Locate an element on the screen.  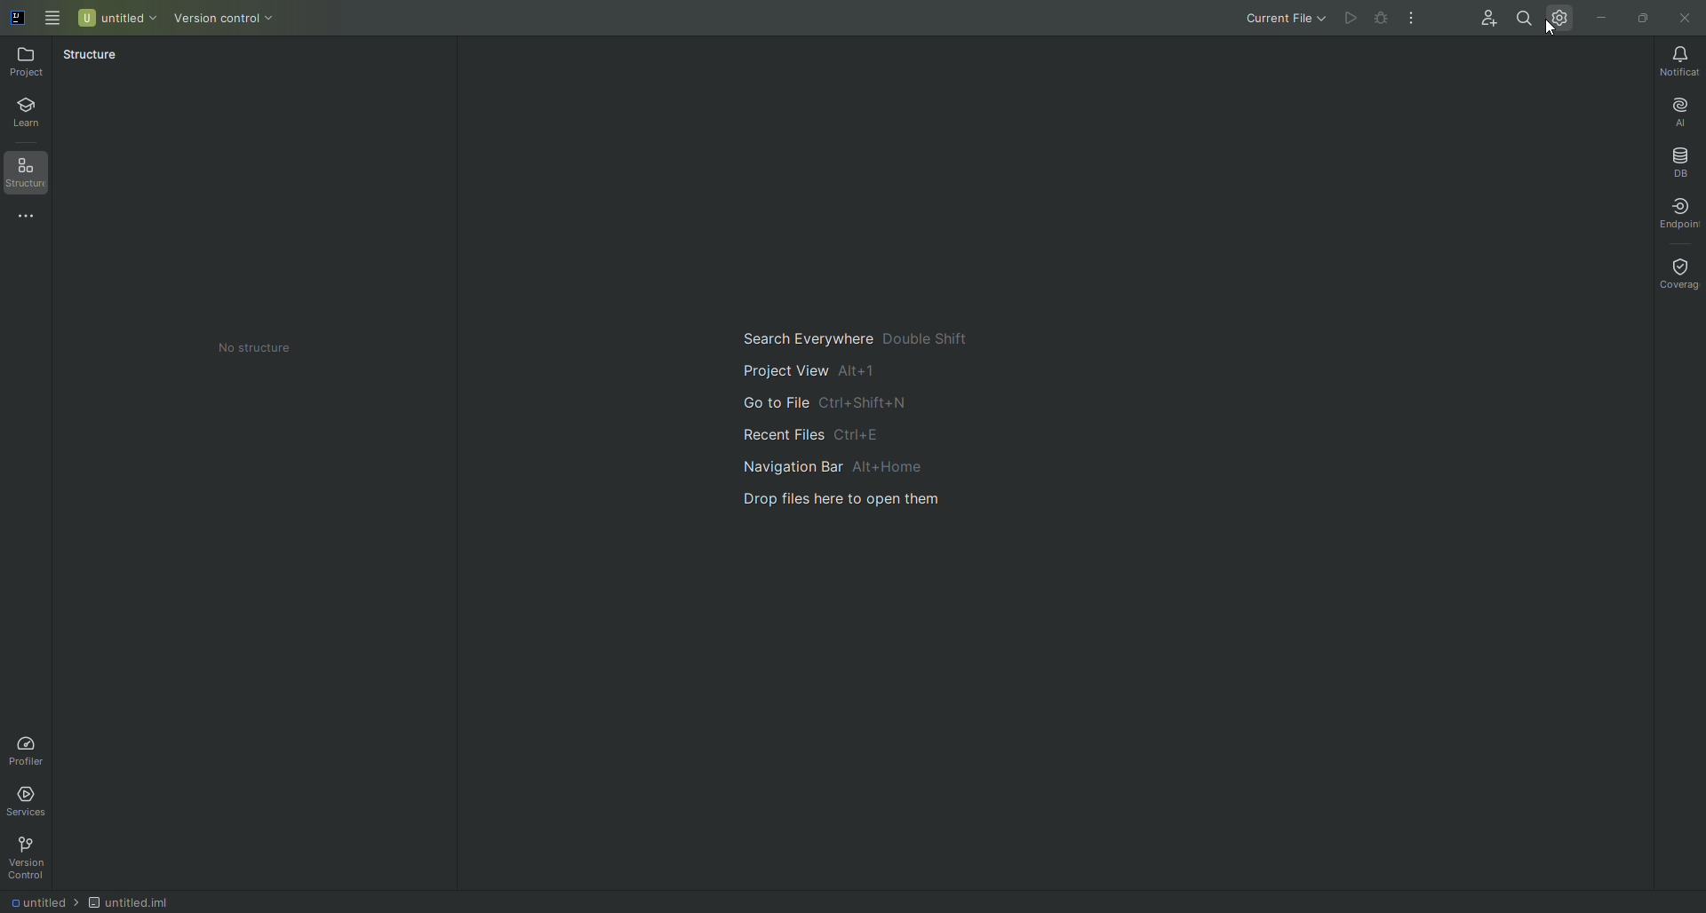
Coverage is located at coordinates (1677, 274).